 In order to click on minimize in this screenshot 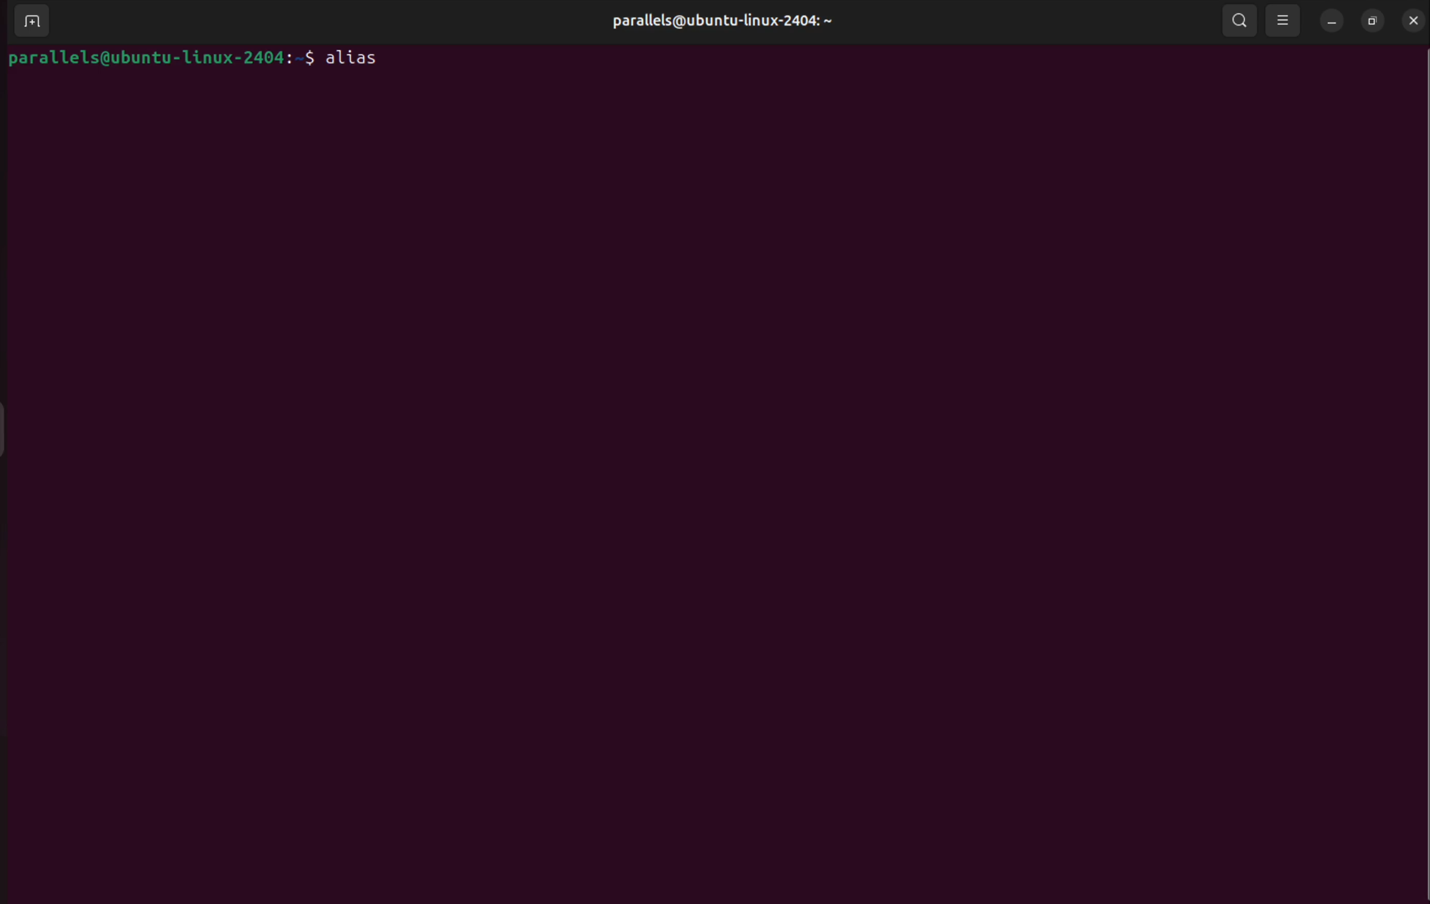, I will do `click(1331, 22)`.